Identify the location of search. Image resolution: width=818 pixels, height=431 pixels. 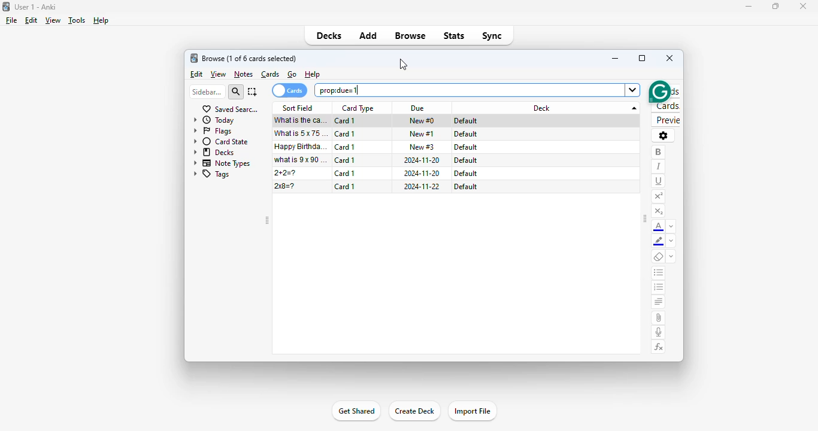
(236, 92).